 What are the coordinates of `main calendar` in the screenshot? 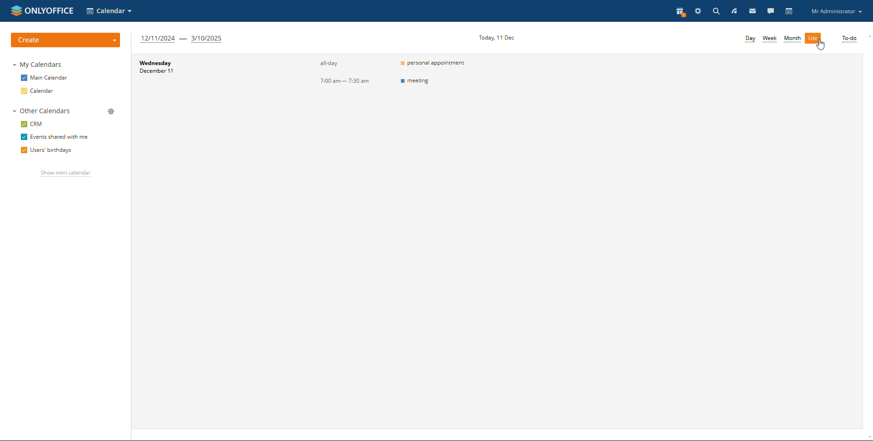 It's located at (45, 78).